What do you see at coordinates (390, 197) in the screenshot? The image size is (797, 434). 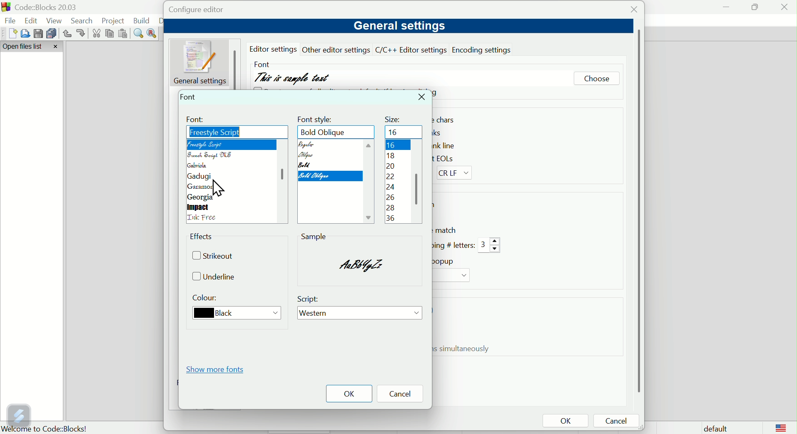 I see `26` at bounding box center [390, 197].